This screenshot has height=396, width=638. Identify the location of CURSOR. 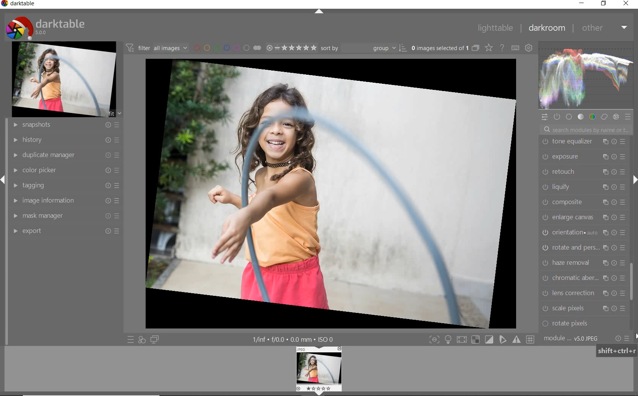
(634, 148).